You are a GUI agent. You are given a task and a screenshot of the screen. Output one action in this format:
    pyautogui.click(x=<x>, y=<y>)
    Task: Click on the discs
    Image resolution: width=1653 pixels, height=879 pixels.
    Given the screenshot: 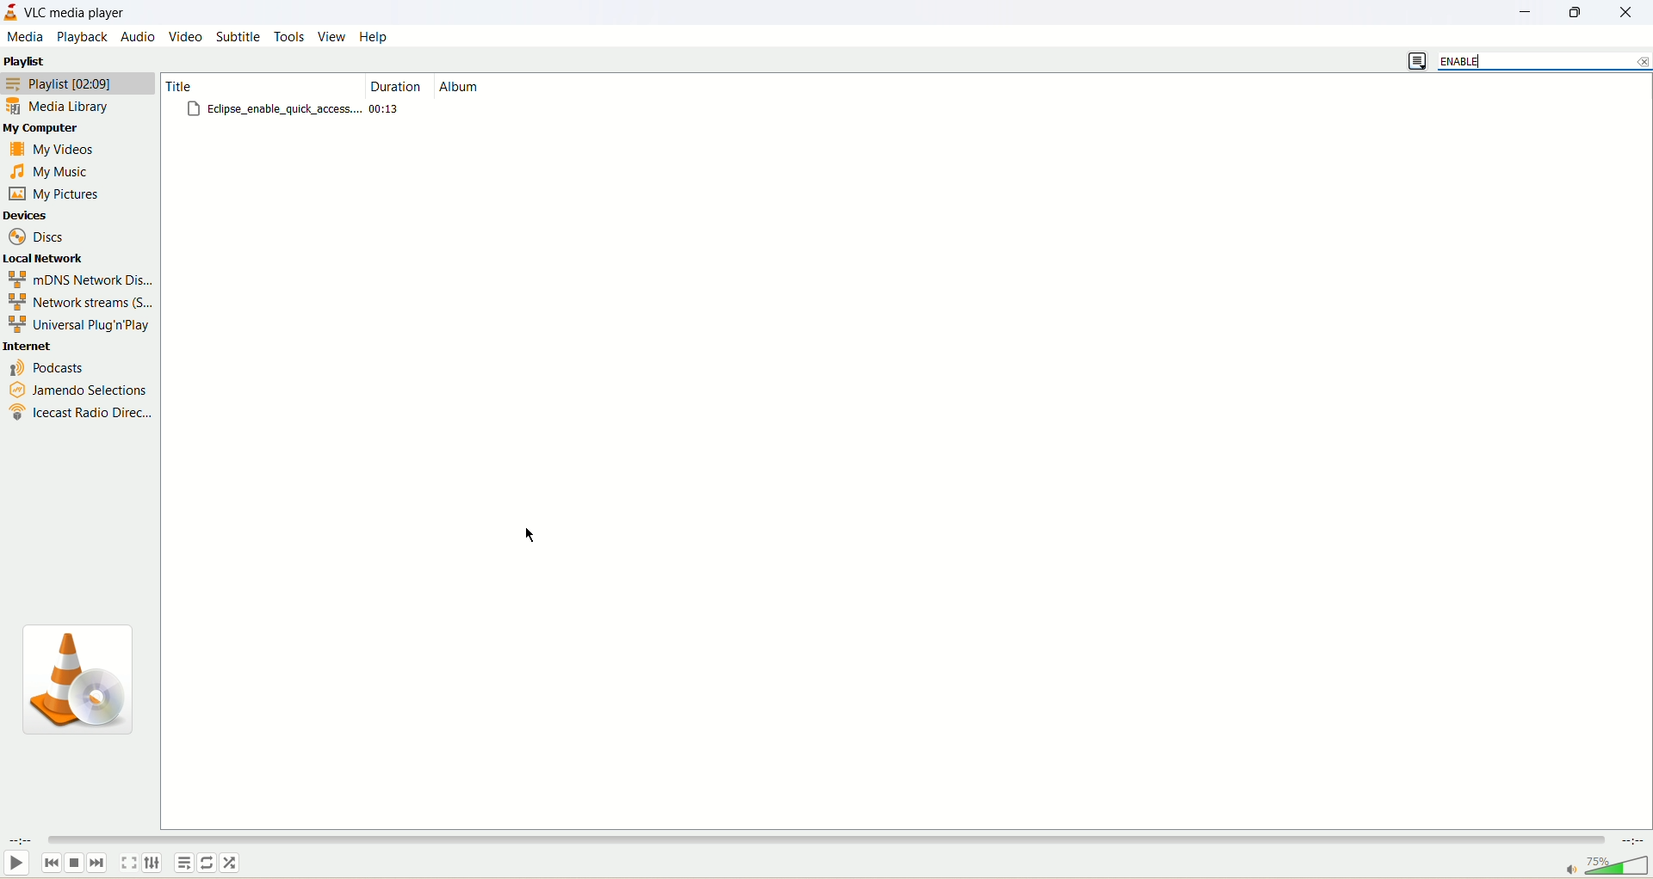 What is the action you would take?
    pyautogui.click(x=48, y=237)
    